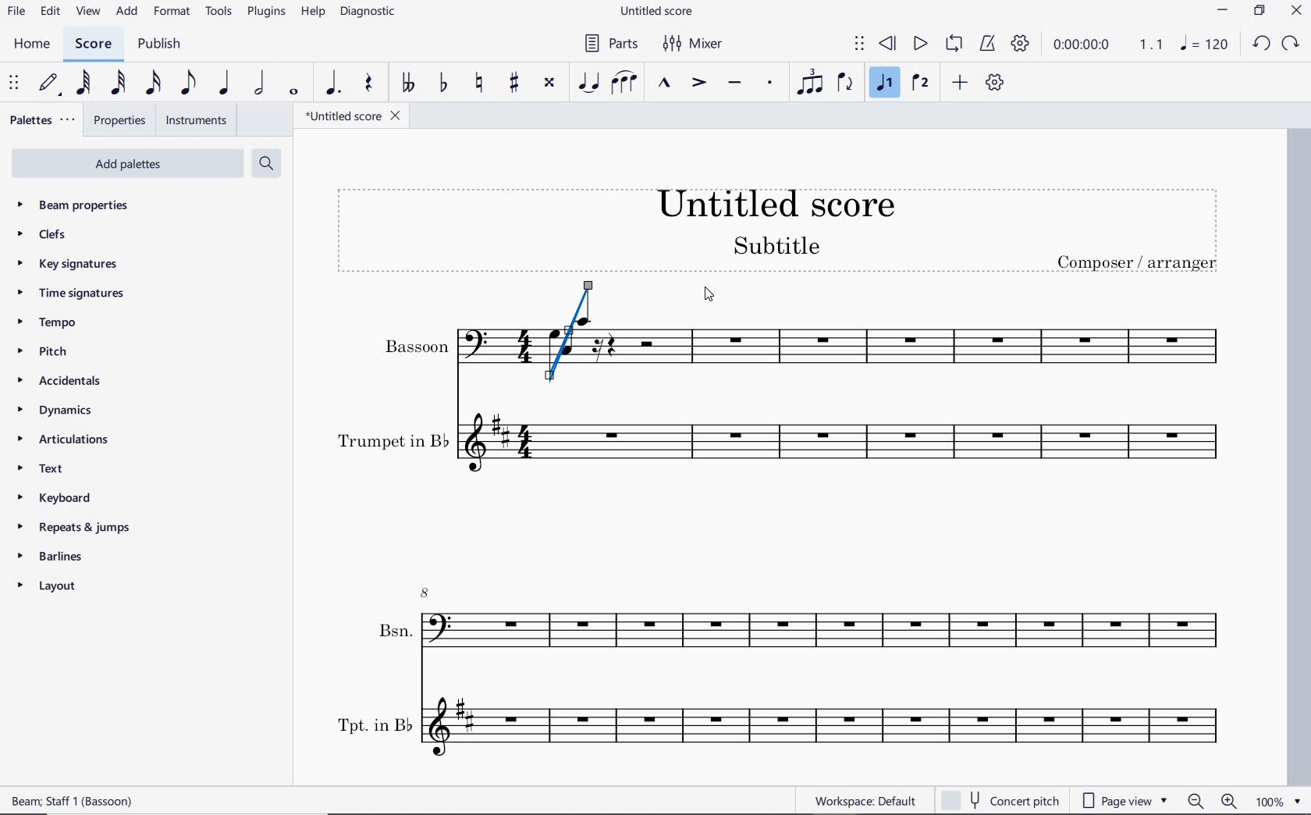  Describe the element at coordinates (625, 82) in the screenshot. I see `slur` at that location.